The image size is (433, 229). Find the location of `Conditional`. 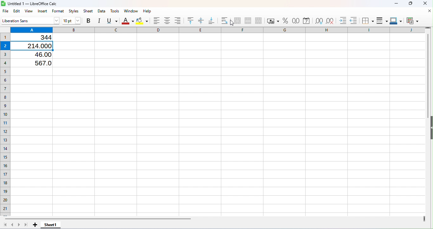

Conditional is located at coordinates (412, 20).